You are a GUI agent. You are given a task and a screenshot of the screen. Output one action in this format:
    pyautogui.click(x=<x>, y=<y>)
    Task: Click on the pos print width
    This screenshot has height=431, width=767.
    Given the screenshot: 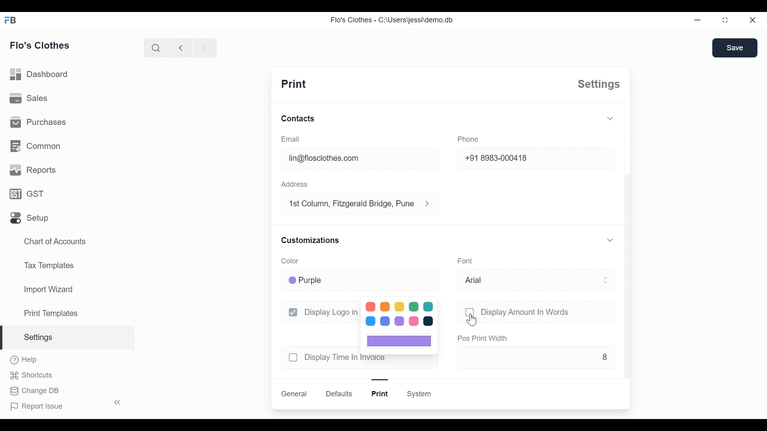 What is the action you would take?
    pyautogui.click(x=483, y=339)
    